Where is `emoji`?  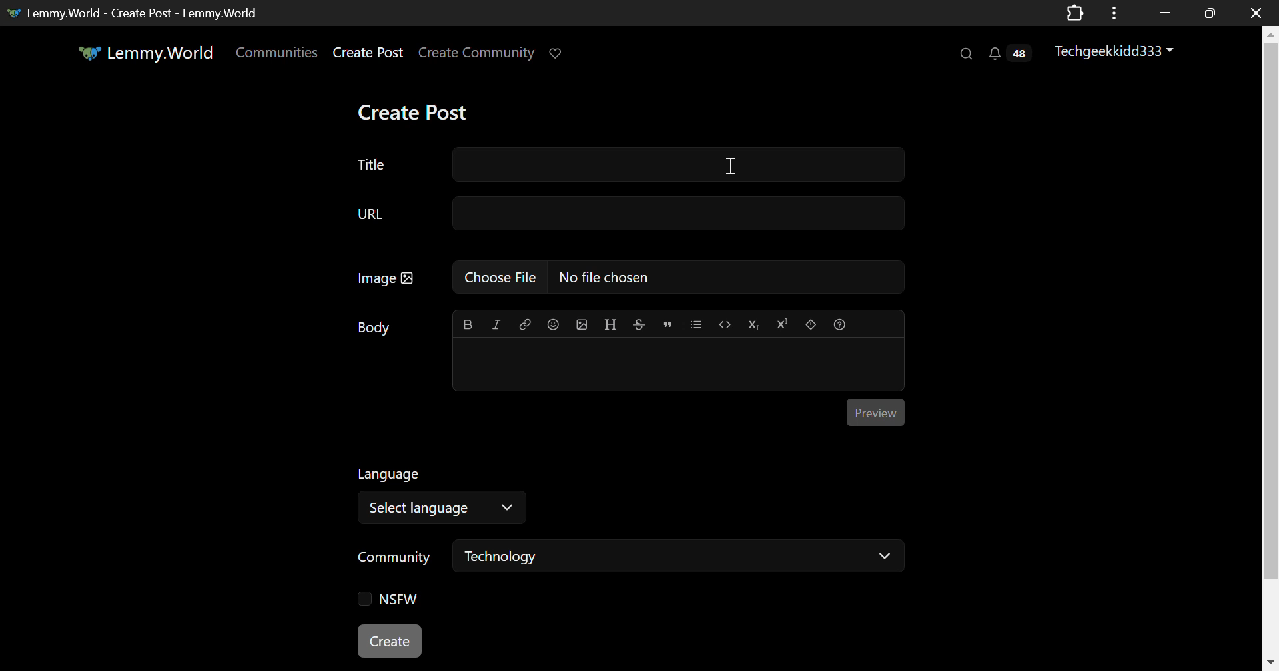
emoji is located at coordinates (552, 324).